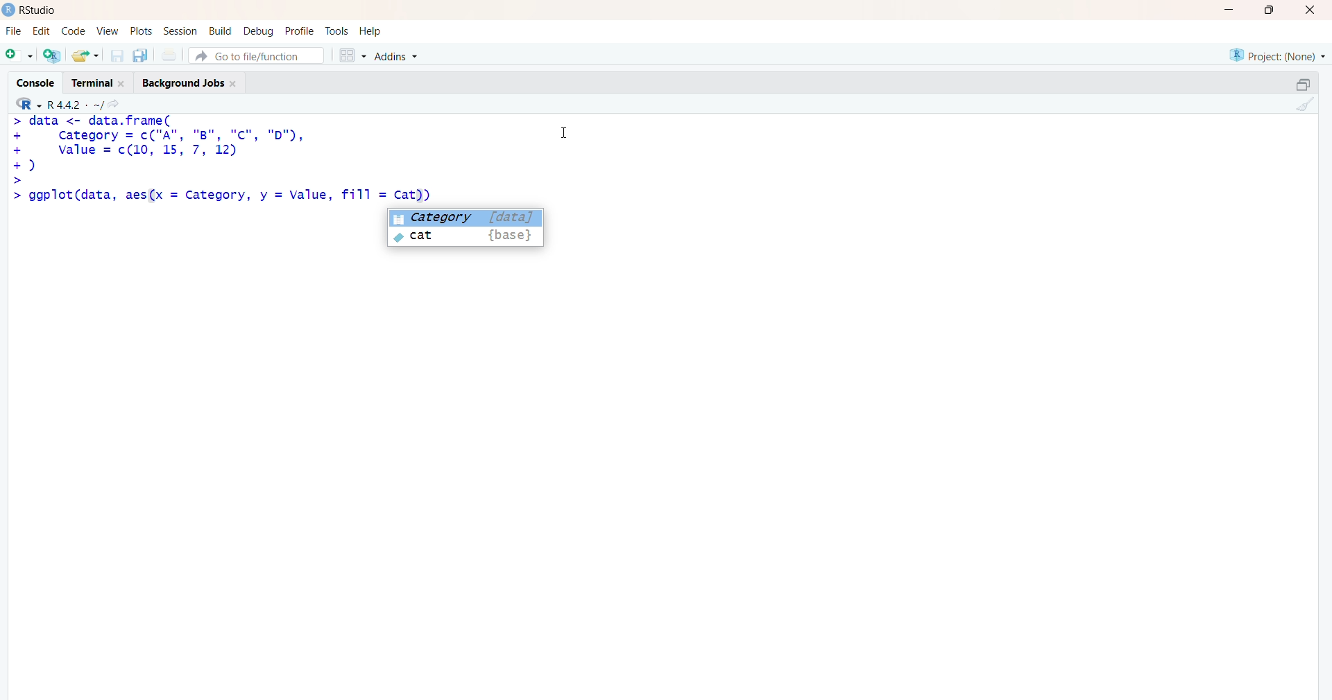 This screenshot has width=1332, height=700. What do you see at coordinates (460, 227) in the screenshot?
I see `suggested - Category [data]cat {base}` at bounding box center [460, 227].